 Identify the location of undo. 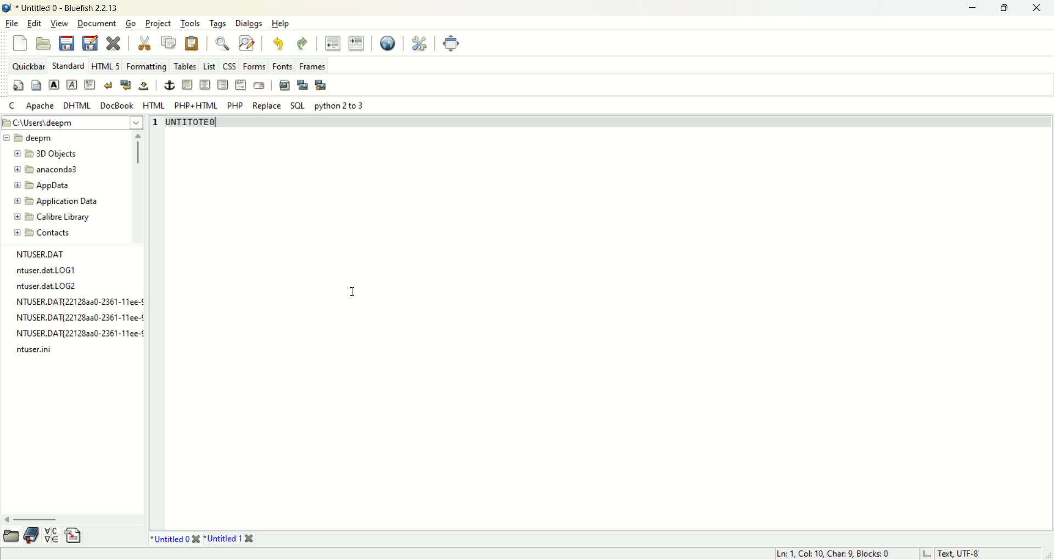
(279, 44).